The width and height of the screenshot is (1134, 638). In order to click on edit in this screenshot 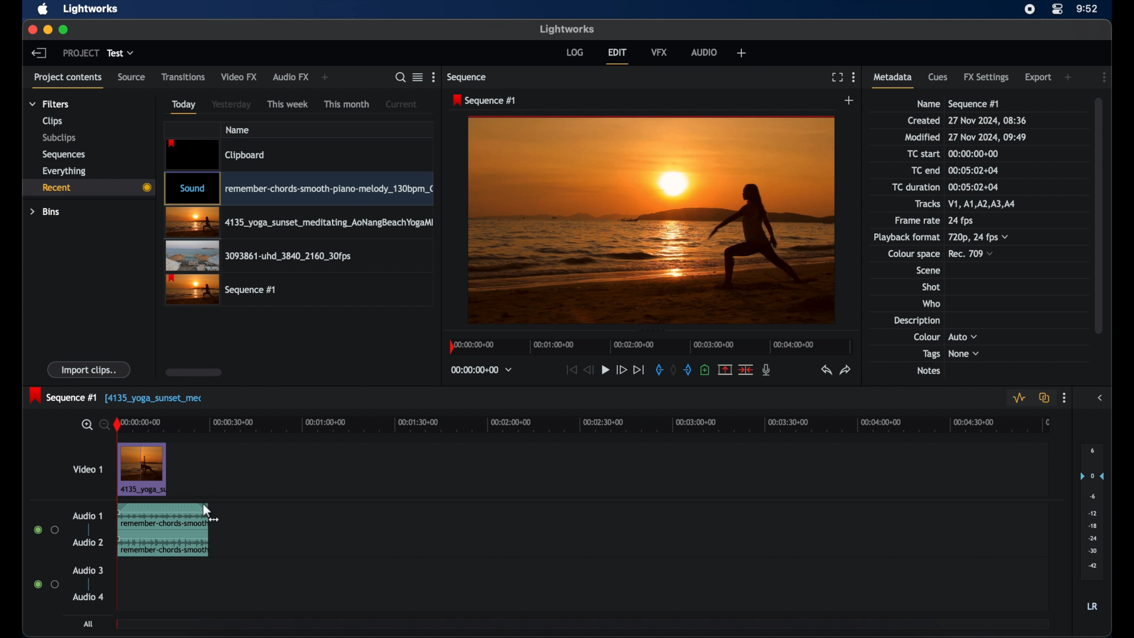, I will do `click(619, 56)`.